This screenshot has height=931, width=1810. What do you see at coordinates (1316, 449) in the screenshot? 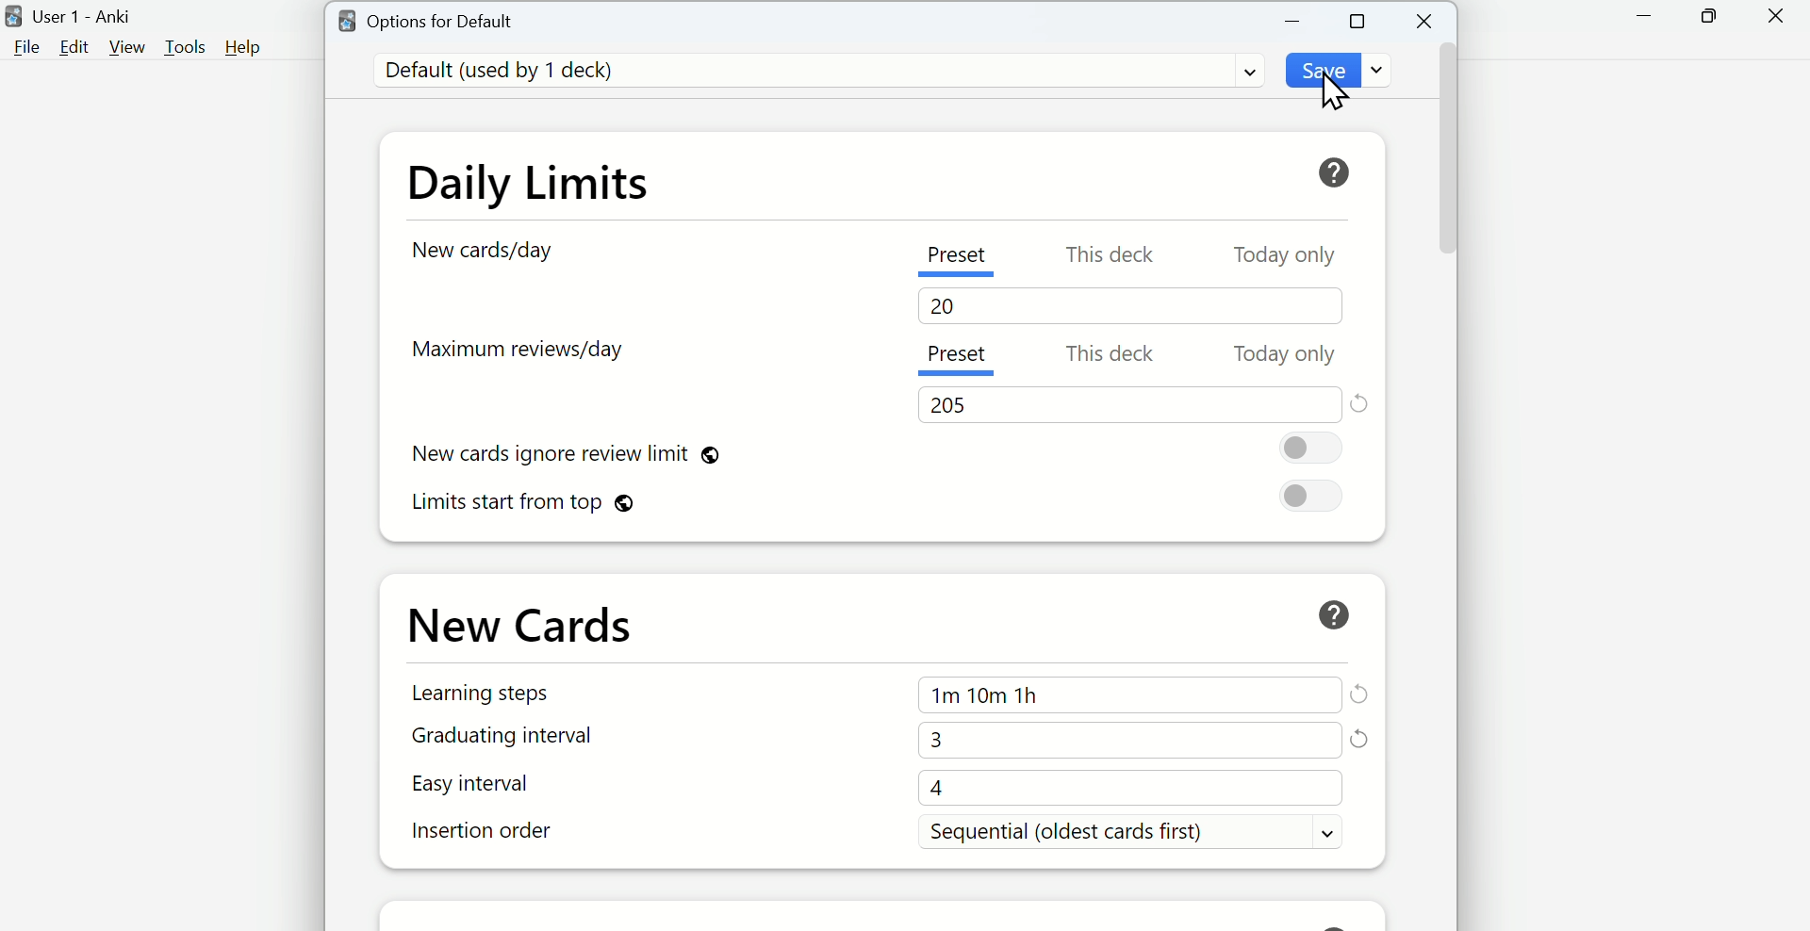
I see `On/Off Toggle` at bounding box center [1316, 449].